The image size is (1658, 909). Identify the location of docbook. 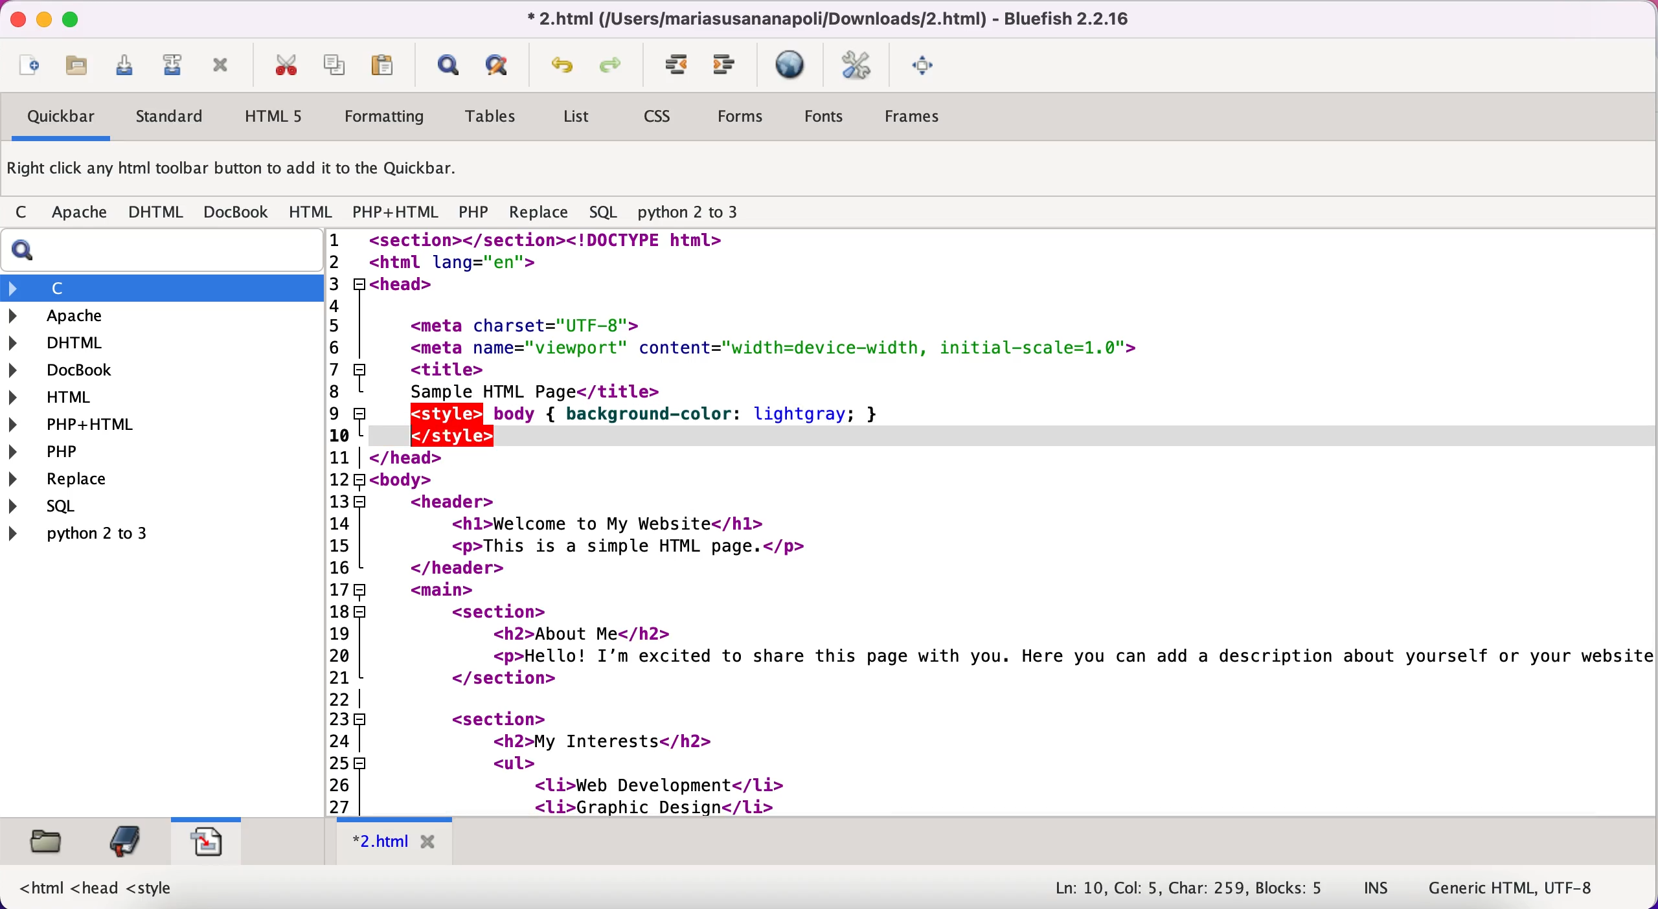
(237, 211).